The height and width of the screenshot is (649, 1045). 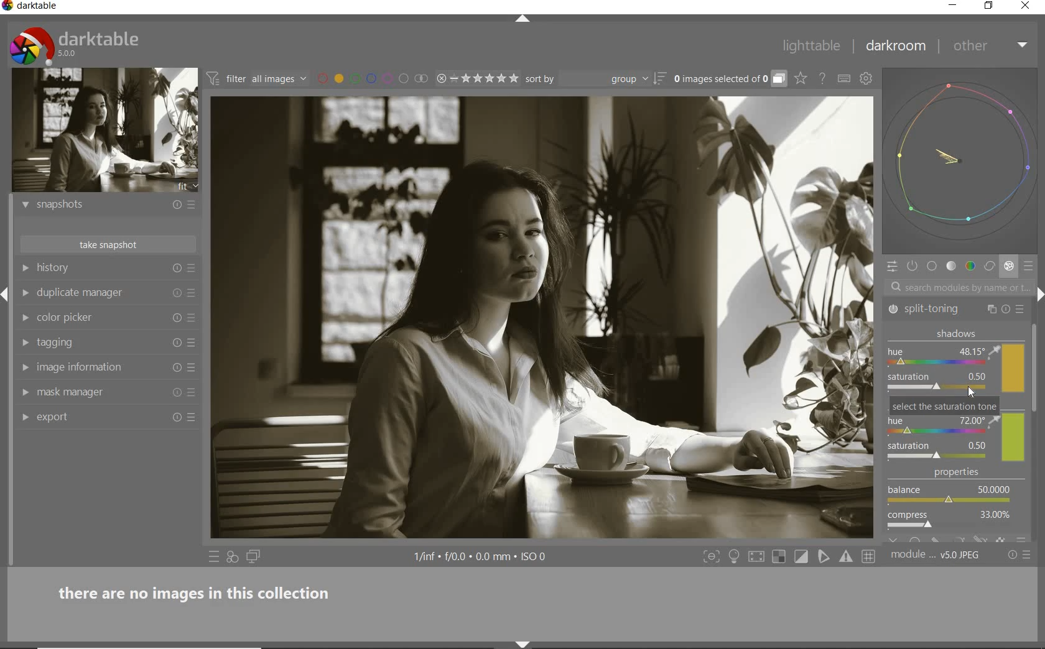 I want to click on toggle high quality processing, so click(x=758, y=557).